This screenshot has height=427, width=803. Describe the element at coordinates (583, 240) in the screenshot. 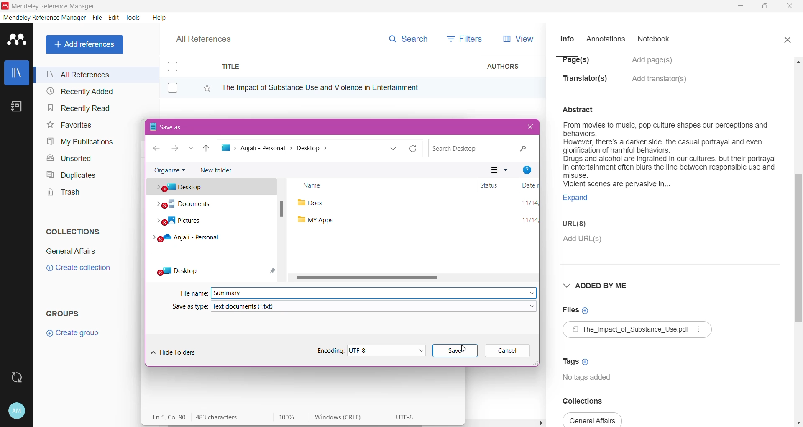

I see `Click to Add URL(s)` at that location.